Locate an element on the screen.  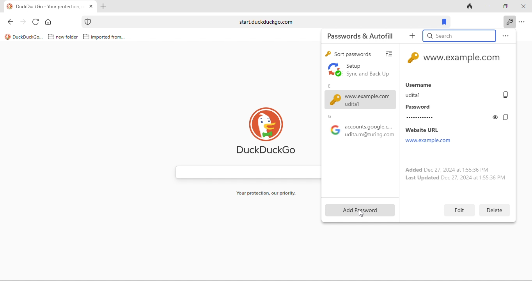
duckduckgo... is located at coordinates (28, 37).